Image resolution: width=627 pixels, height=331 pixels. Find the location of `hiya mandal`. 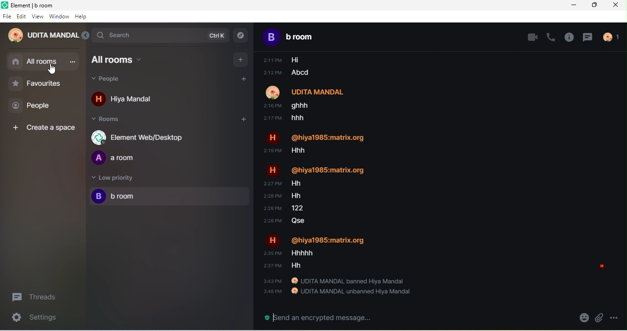

hiya mandal is located at coordinates (127, 100).